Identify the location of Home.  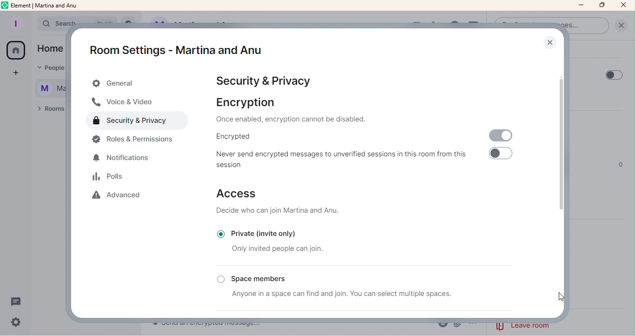
(15, 51).